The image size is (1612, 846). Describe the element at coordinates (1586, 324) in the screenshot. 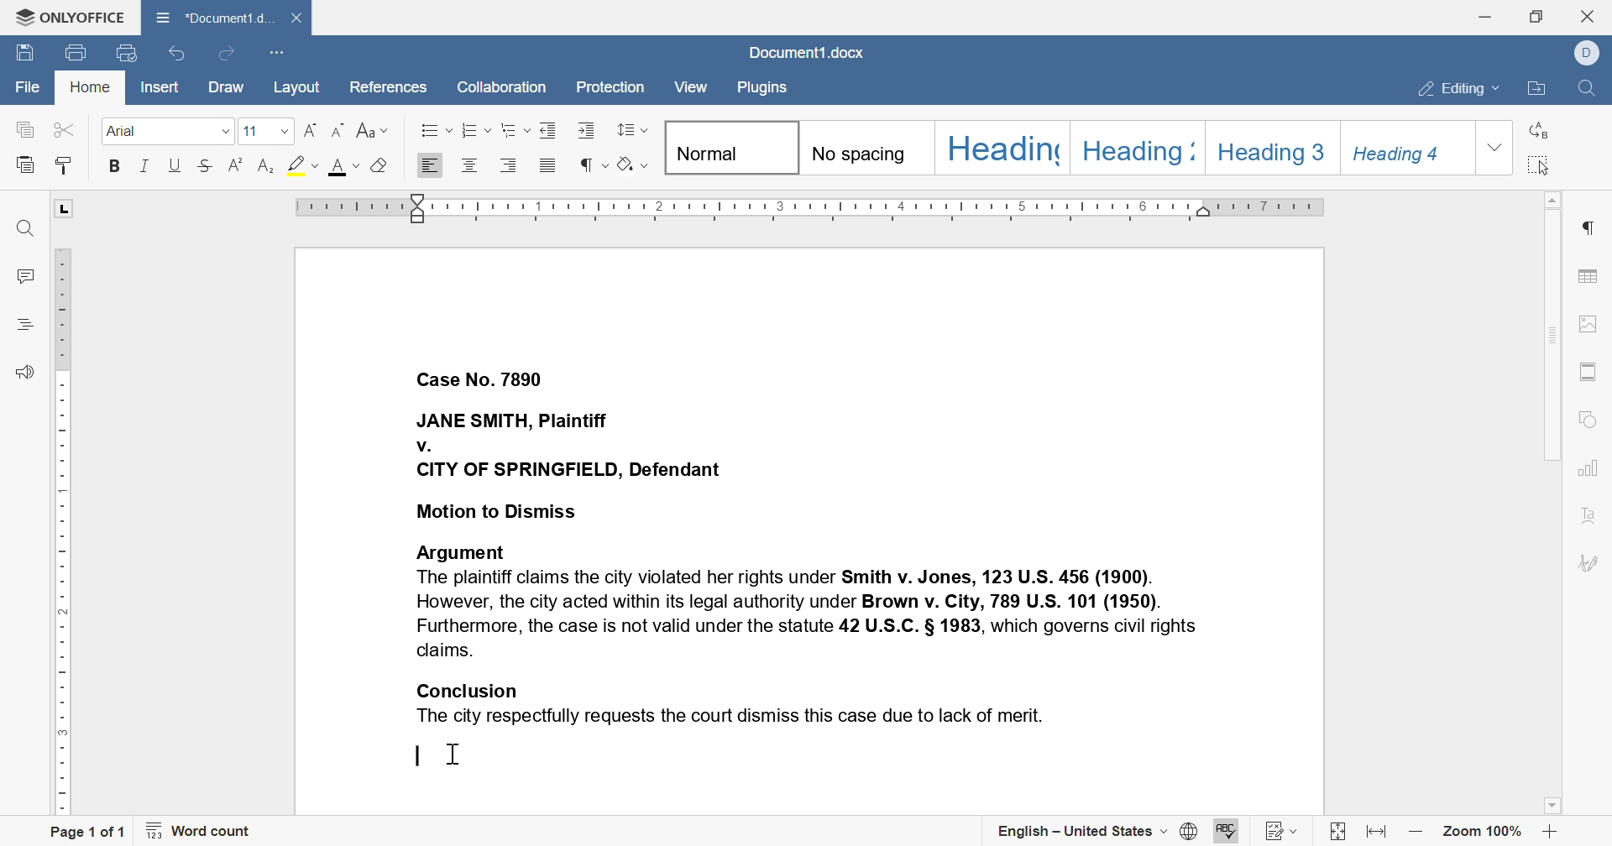

I see `image settings` at that location.